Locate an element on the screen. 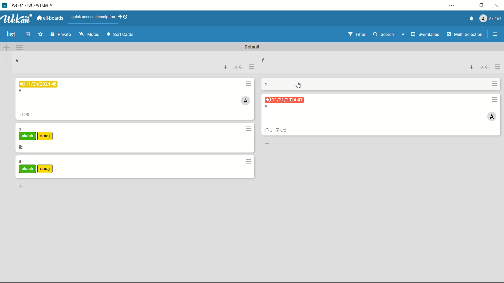 The width and height of the screenshot is (504, 283). card actions is located at coordinates (494, 99).